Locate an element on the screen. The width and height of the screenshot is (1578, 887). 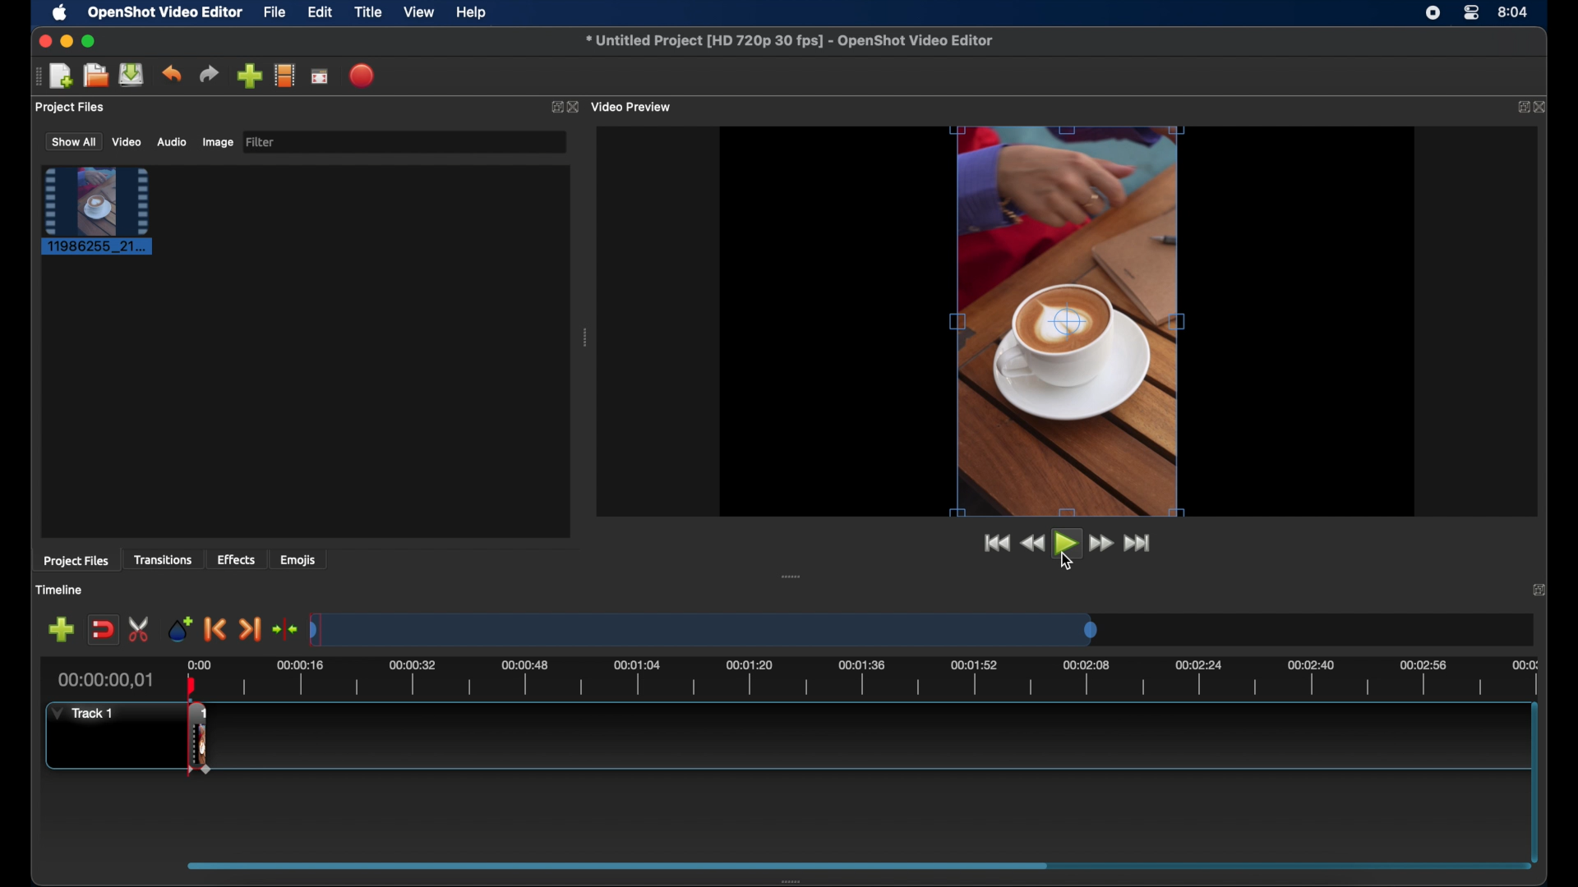
time is located at coordinates (1514, 11).